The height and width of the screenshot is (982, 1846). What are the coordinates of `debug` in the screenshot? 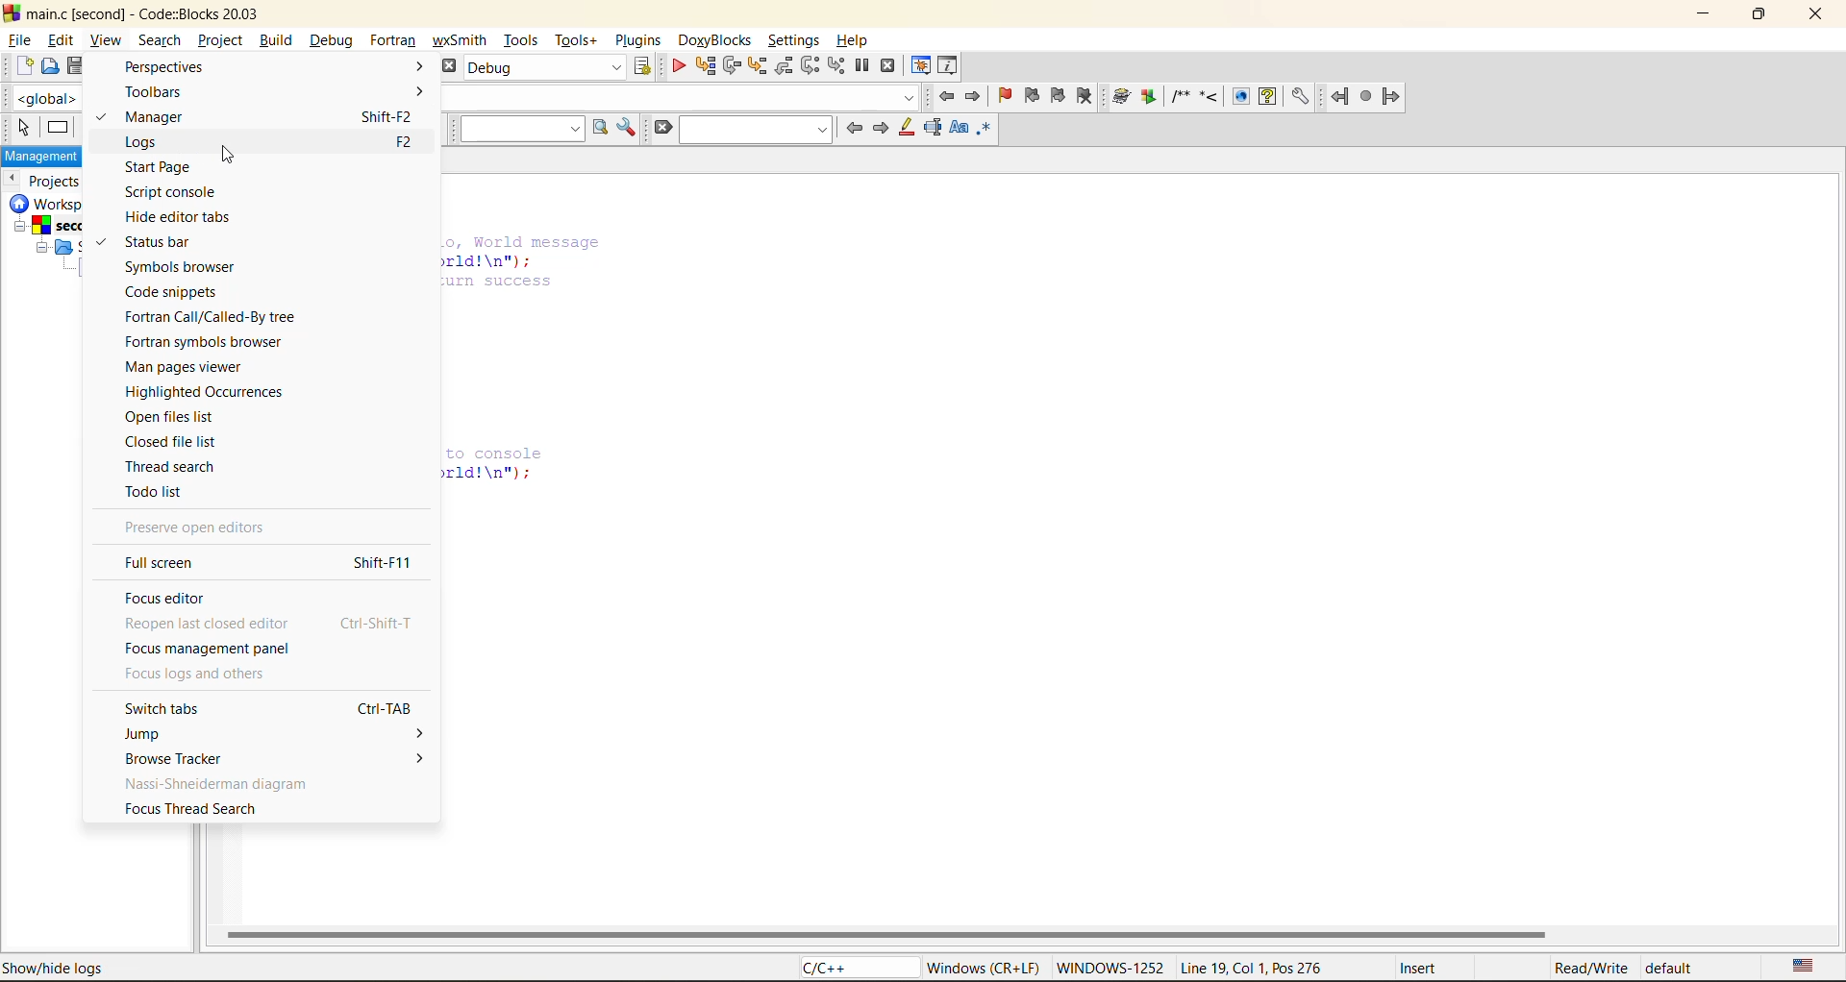 It's located at (679, 66).